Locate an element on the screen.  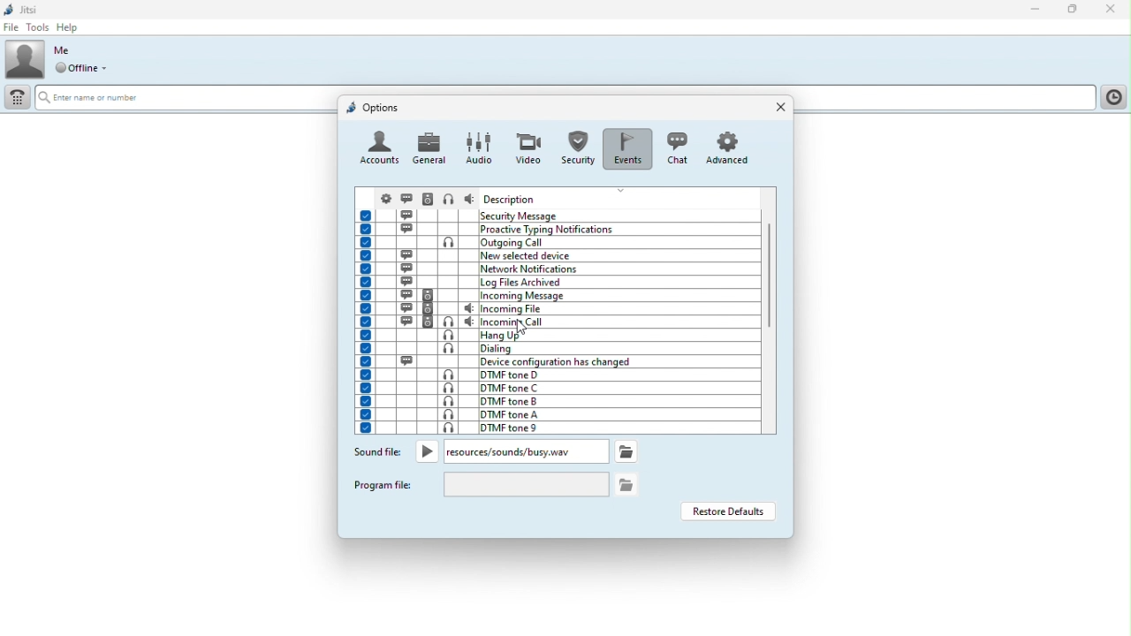
Chat is located at coordinates (675, 147).